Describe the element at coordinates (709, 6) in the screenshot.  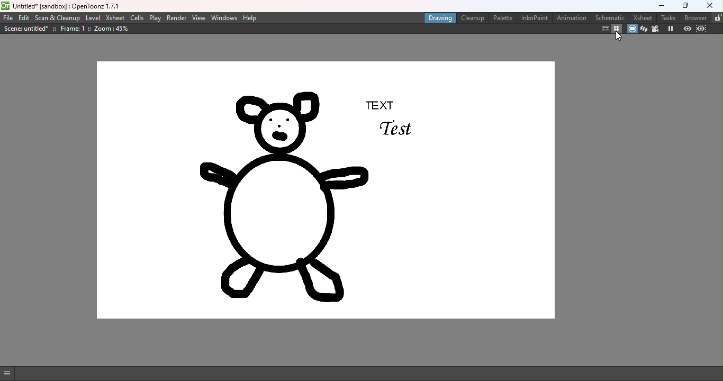
I see `Close` at that location.